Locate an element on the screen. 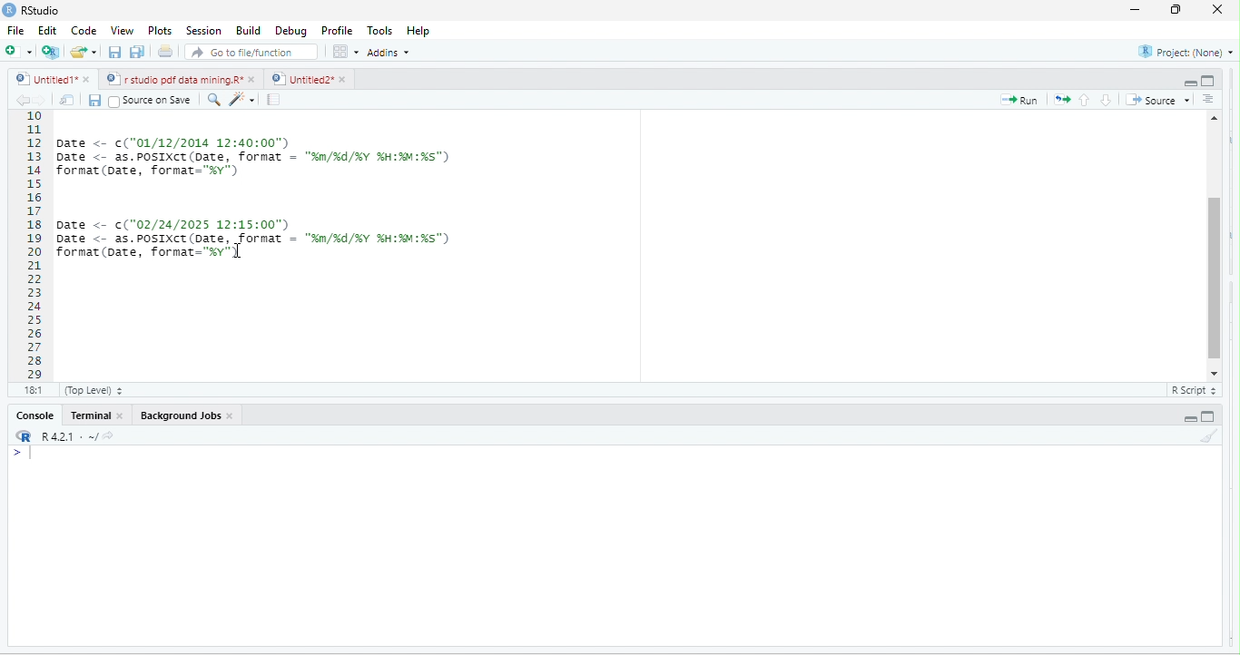 This screenshot has height=655, width=1240. Console is located at coordinates (34, 416).